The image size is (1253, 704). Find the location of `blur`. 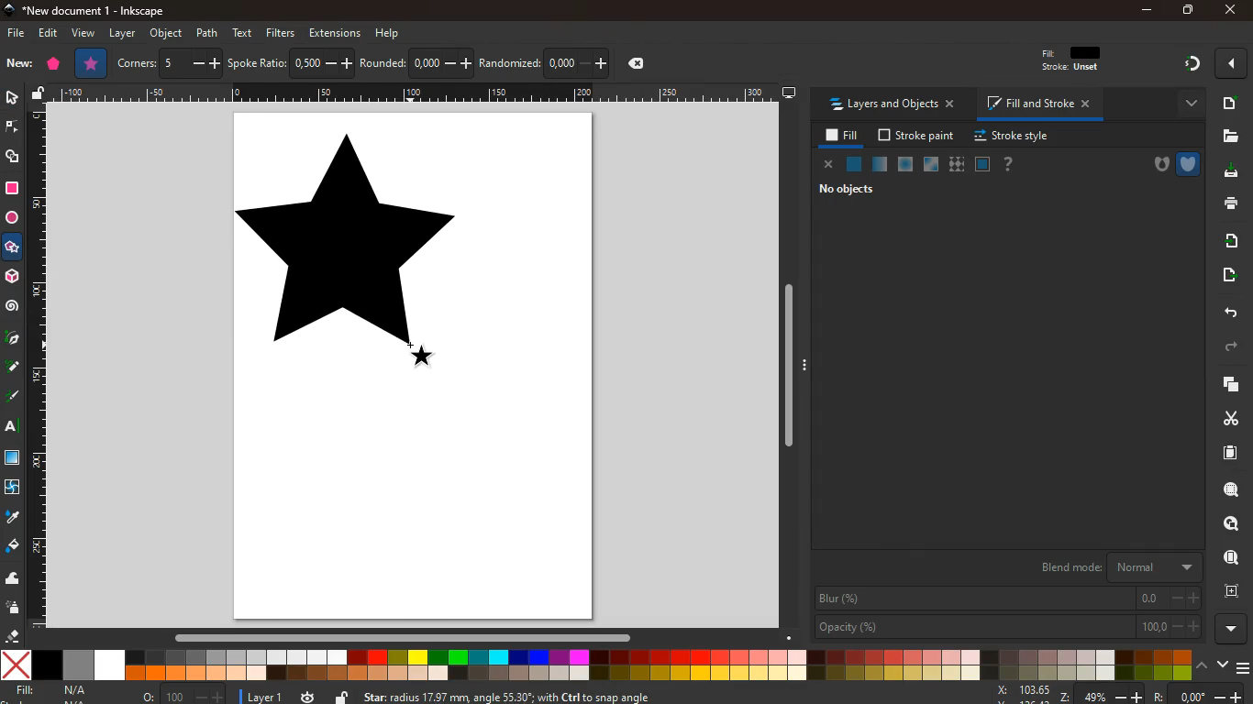

blur is located at coordinates (1004, 599).